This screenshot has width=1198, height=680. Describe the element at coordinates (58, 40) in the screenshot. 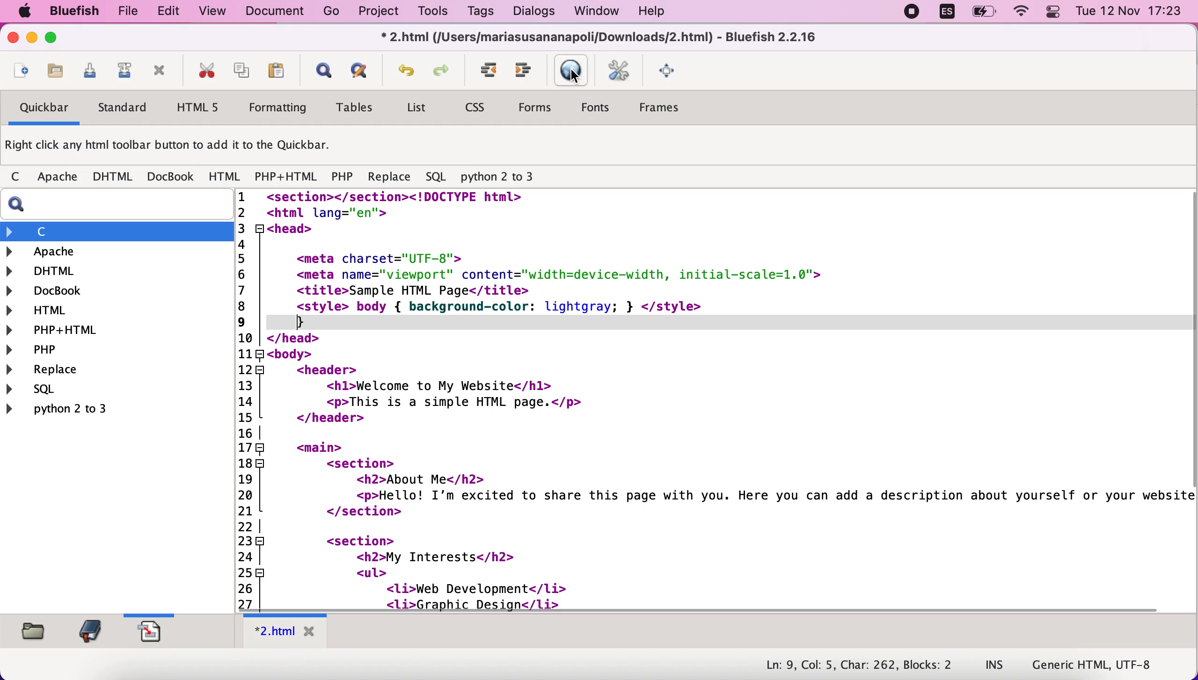

I see `maximize` at that location.